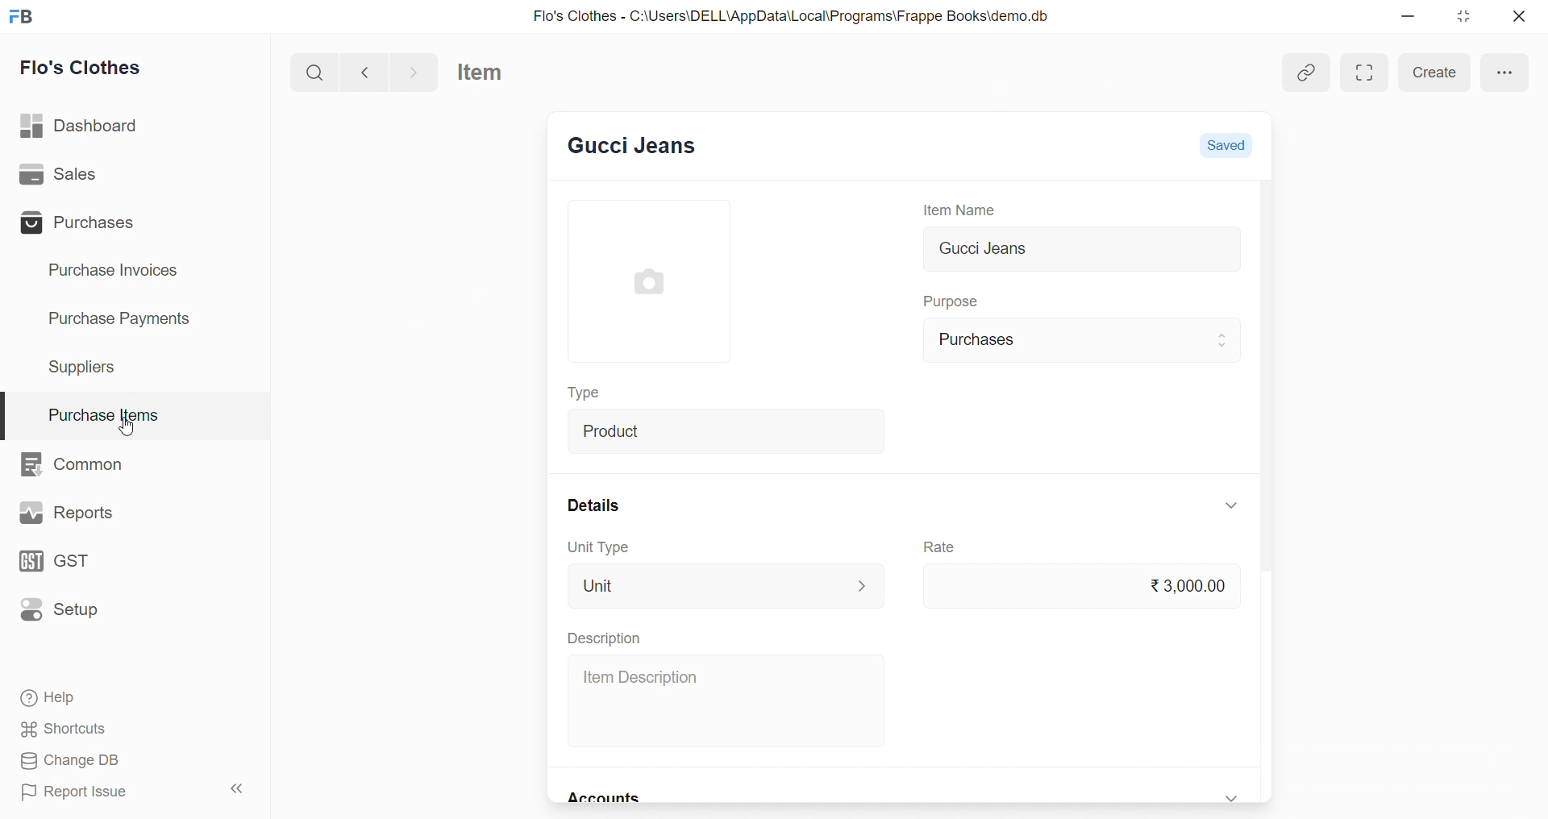 The height and width of the screenshot is (819, 1548). I want to click on New Entry, so click(632, 148).